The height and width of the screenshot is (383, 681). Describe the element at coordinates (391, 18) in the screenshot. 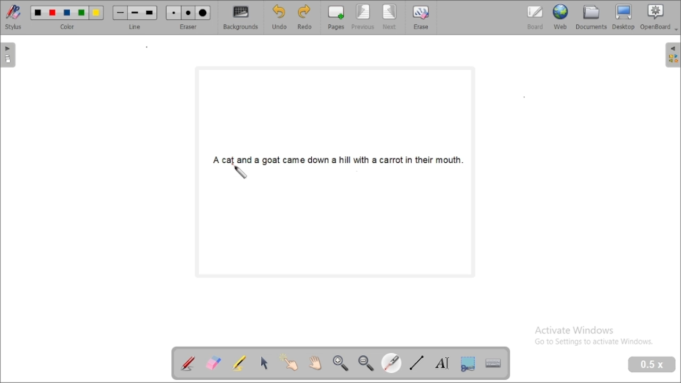

I see `next` at that location.